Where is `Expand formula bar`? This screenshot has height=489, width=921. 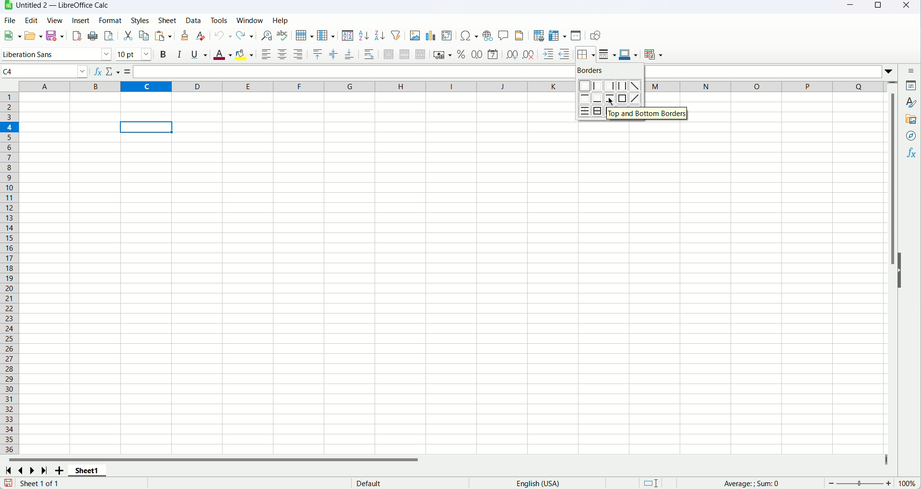
Expand formula bar is located at coordinates (890, 70).